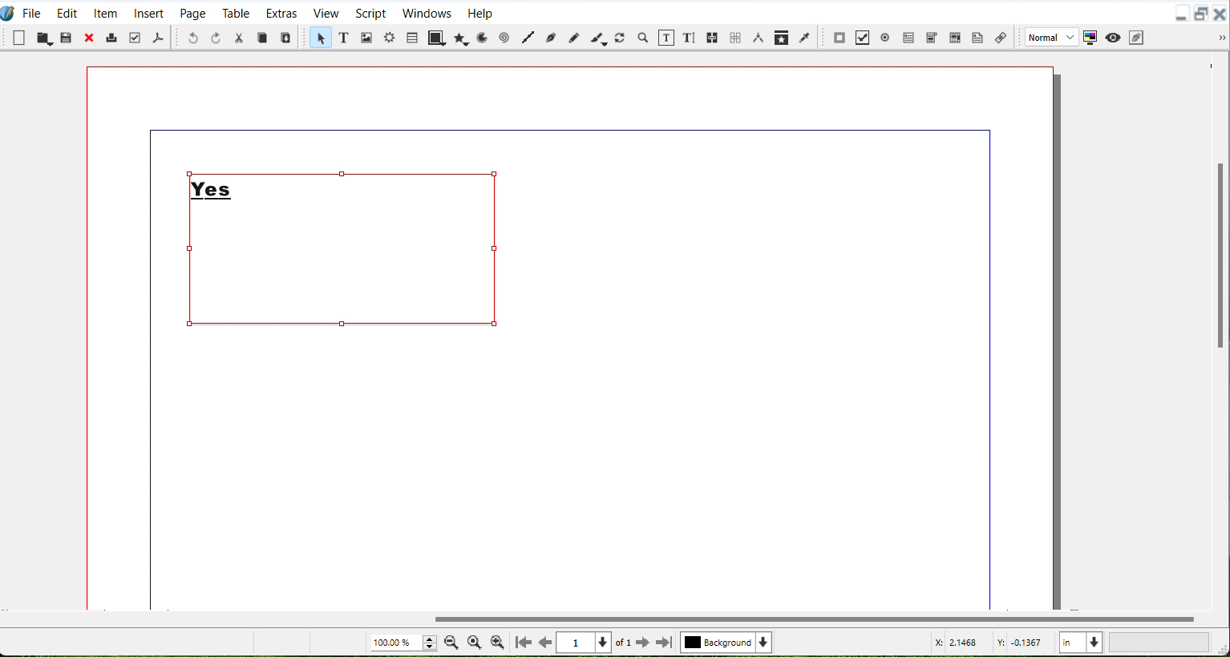  I want to click on Arc, so click(482, 37).